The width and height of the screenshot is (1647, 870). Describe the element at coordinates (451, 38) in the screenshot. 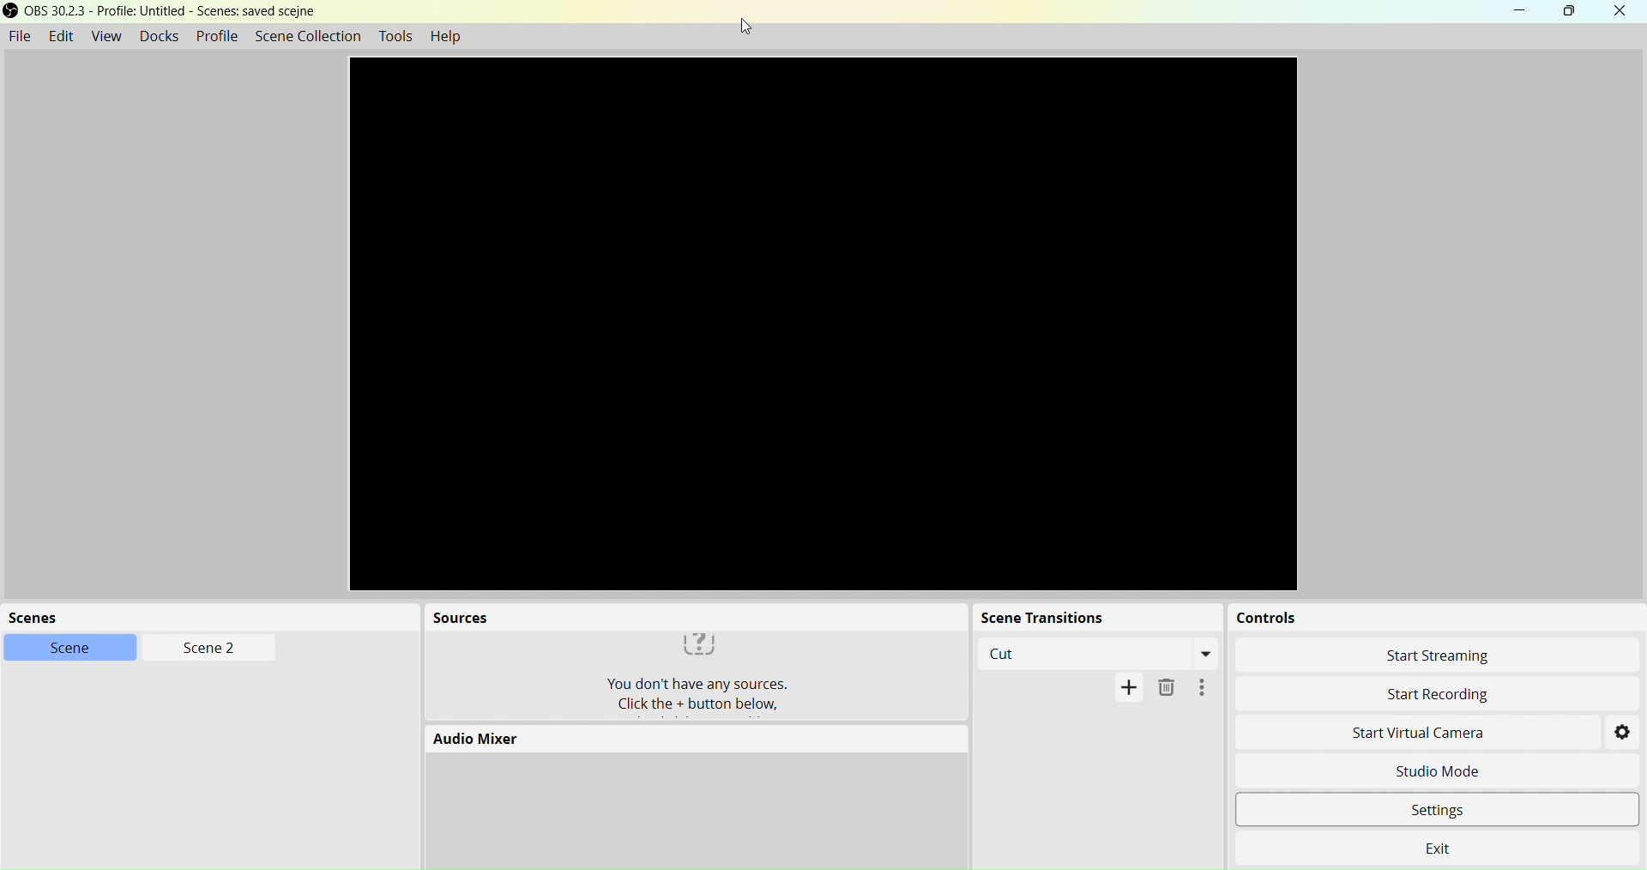

I see `Help` at that location.